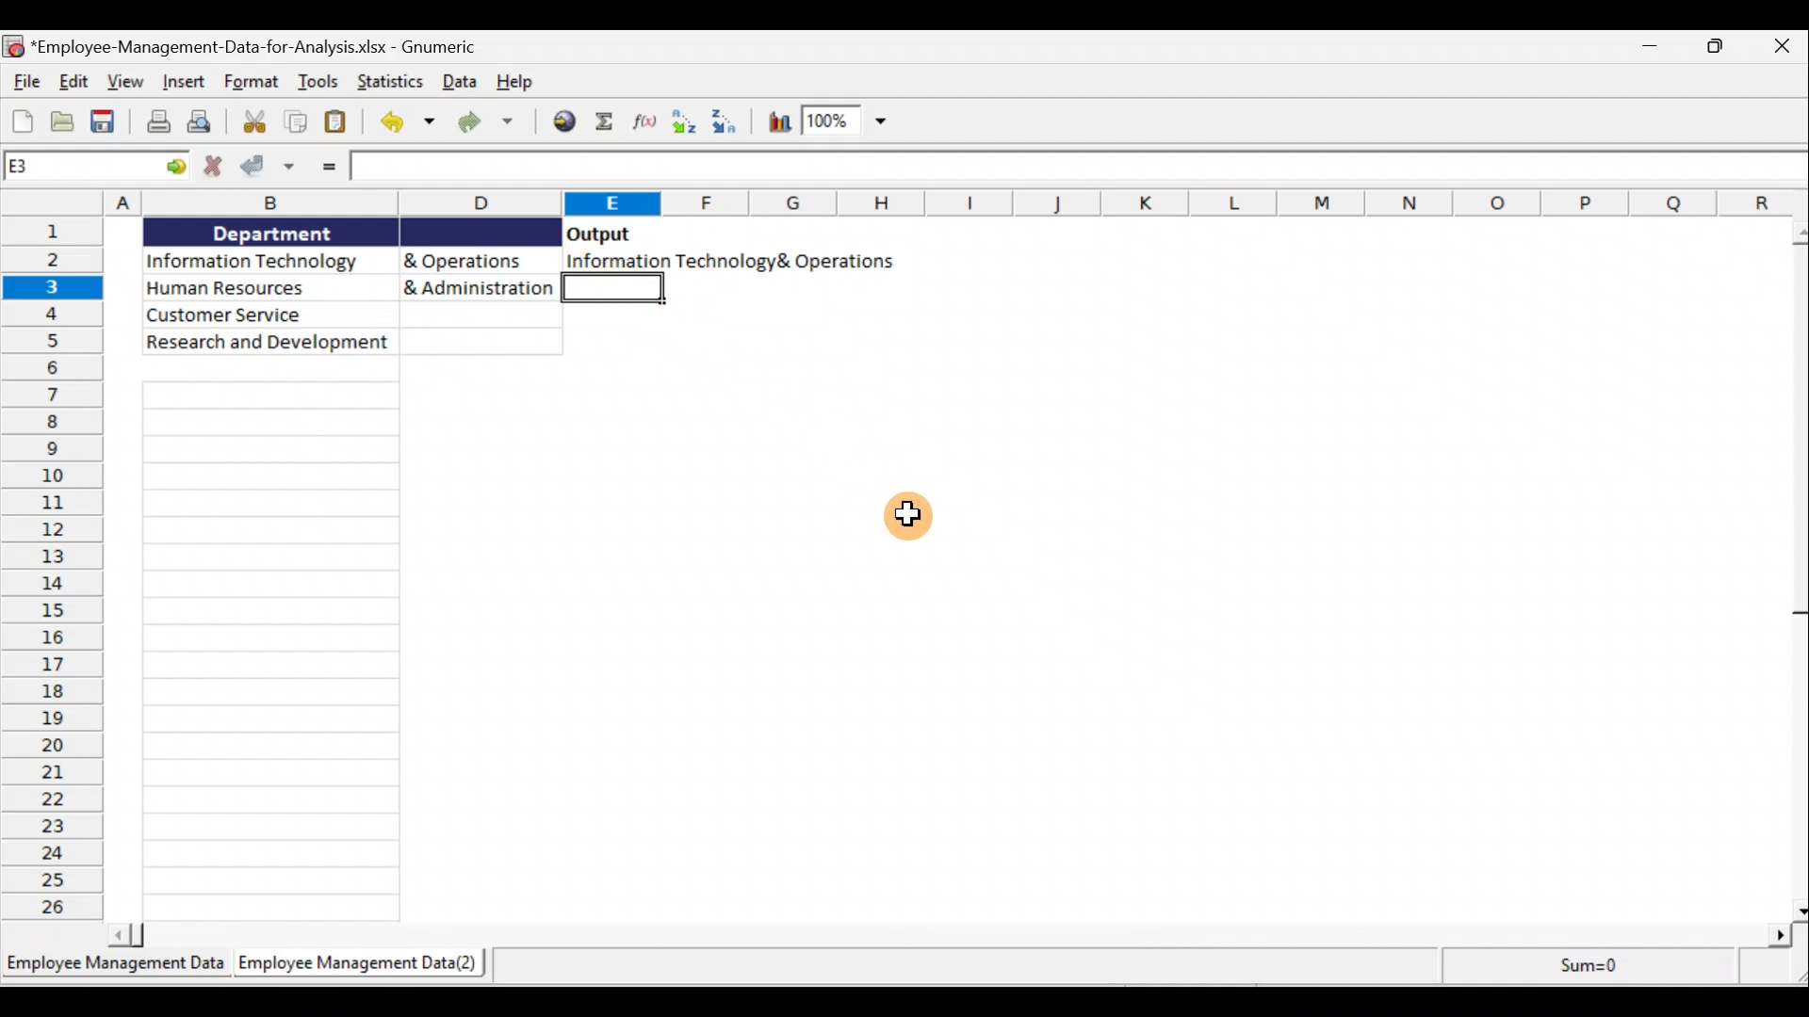 The height and width of the screenshot is (1017, 1809). I want to click on Edit, so click(75, 82).